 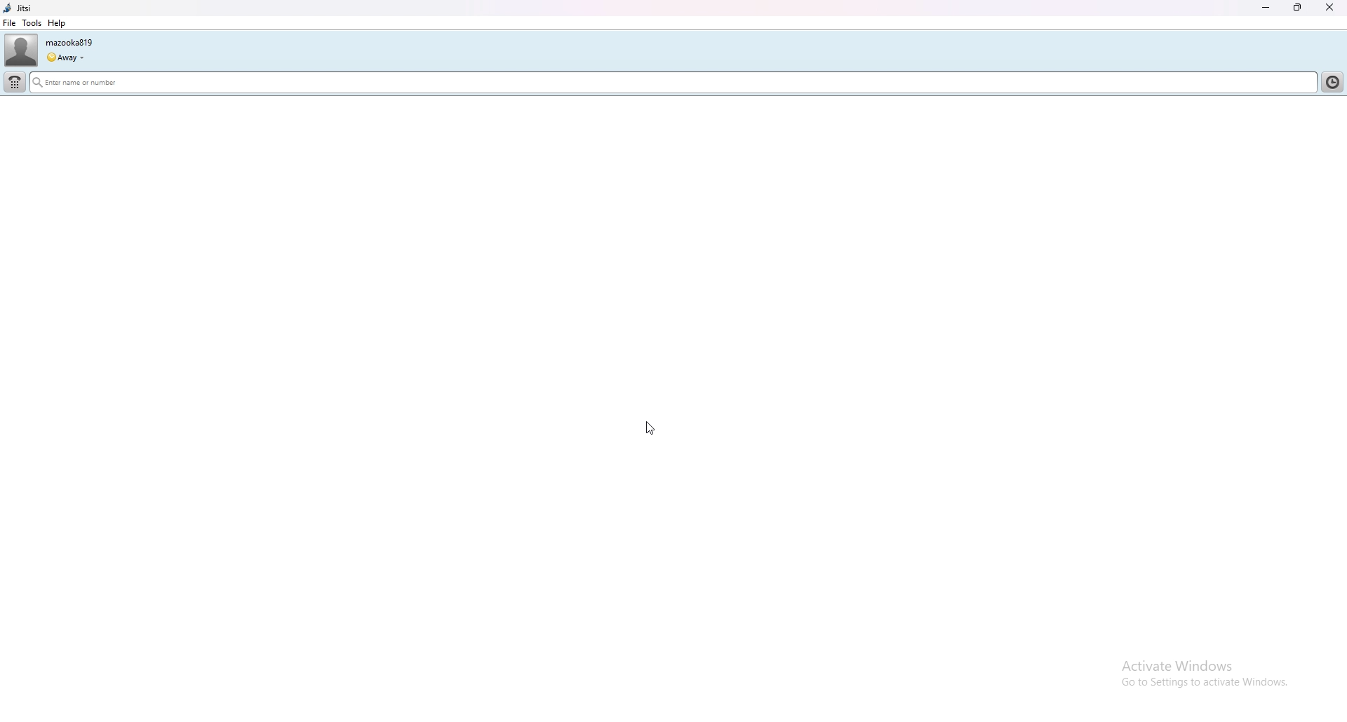 I want to click on dialpad, so click(x=14, y=81).